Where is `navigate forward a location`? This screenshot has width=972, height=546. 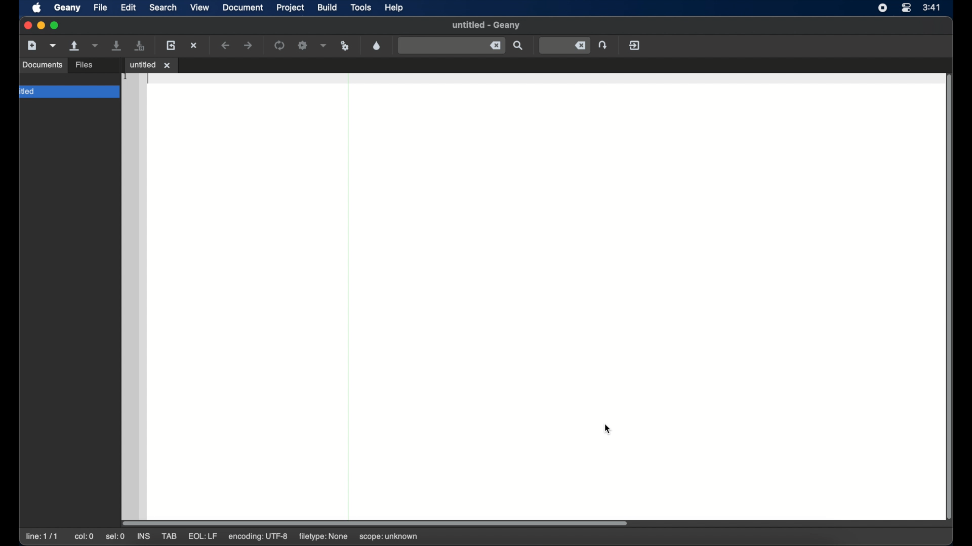
navigate forward a location is located at coordinates (249, 45).